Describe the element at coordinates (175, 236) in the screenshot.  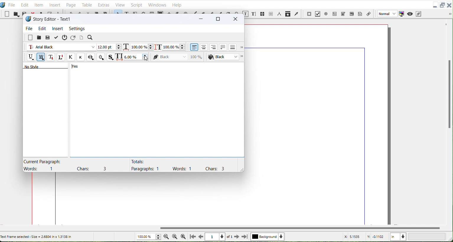
I see `Zoom to 100%` at that location.